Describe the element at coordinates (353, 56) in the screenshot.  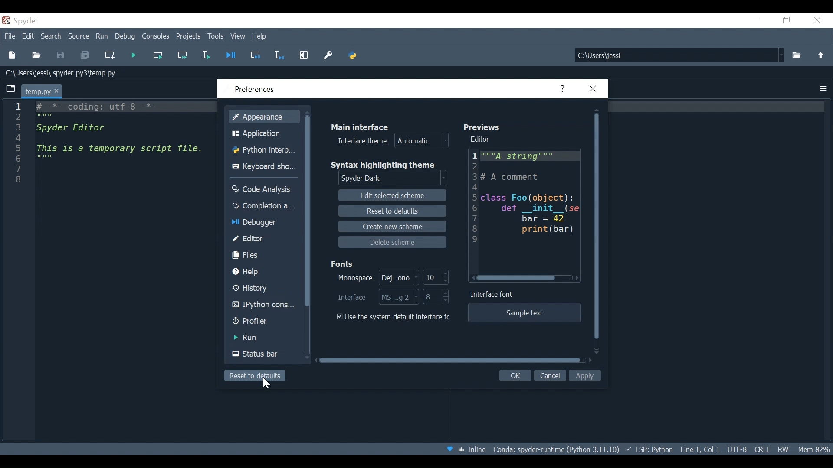
I see `PYTHONPATH Manager` at that location.